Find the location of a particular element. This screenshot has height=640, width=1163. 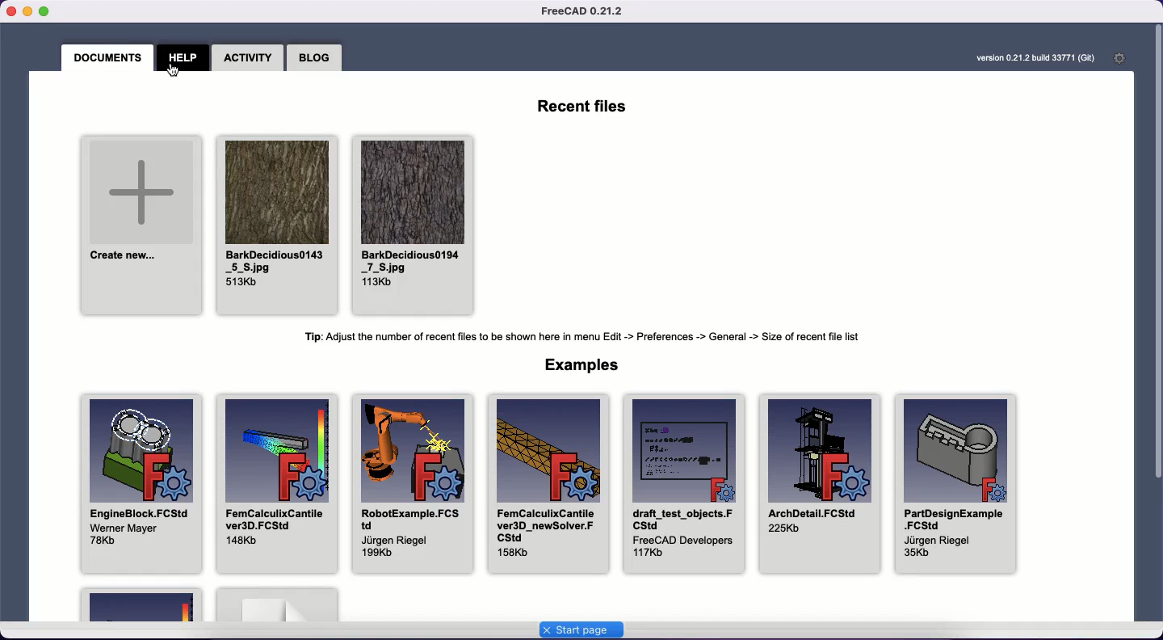

PartDesignExample.FCStd is located at coordinates (957, 484).